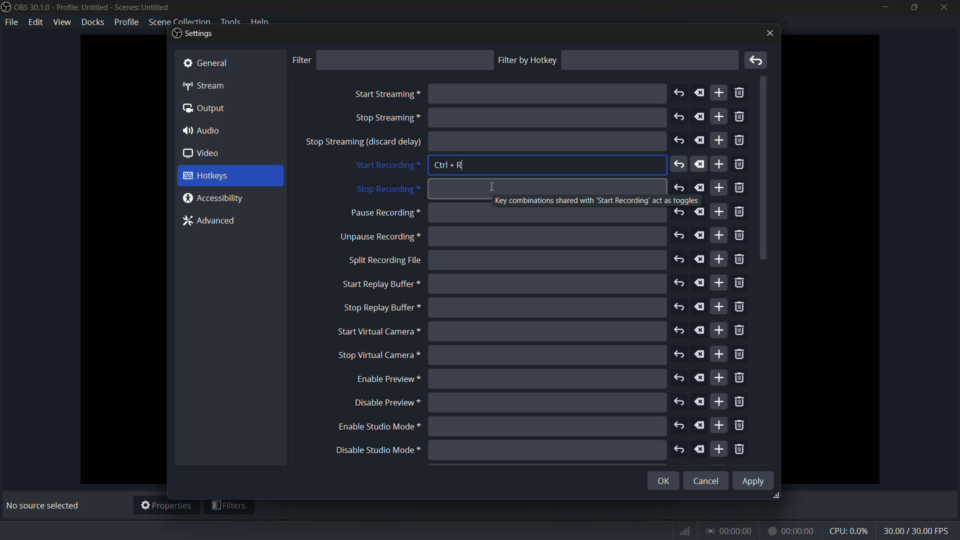 The height and width of the screenshot is (540, 960). Describe the element at coordinates (944, 7) in the screenshot. I see `close app` at that location.